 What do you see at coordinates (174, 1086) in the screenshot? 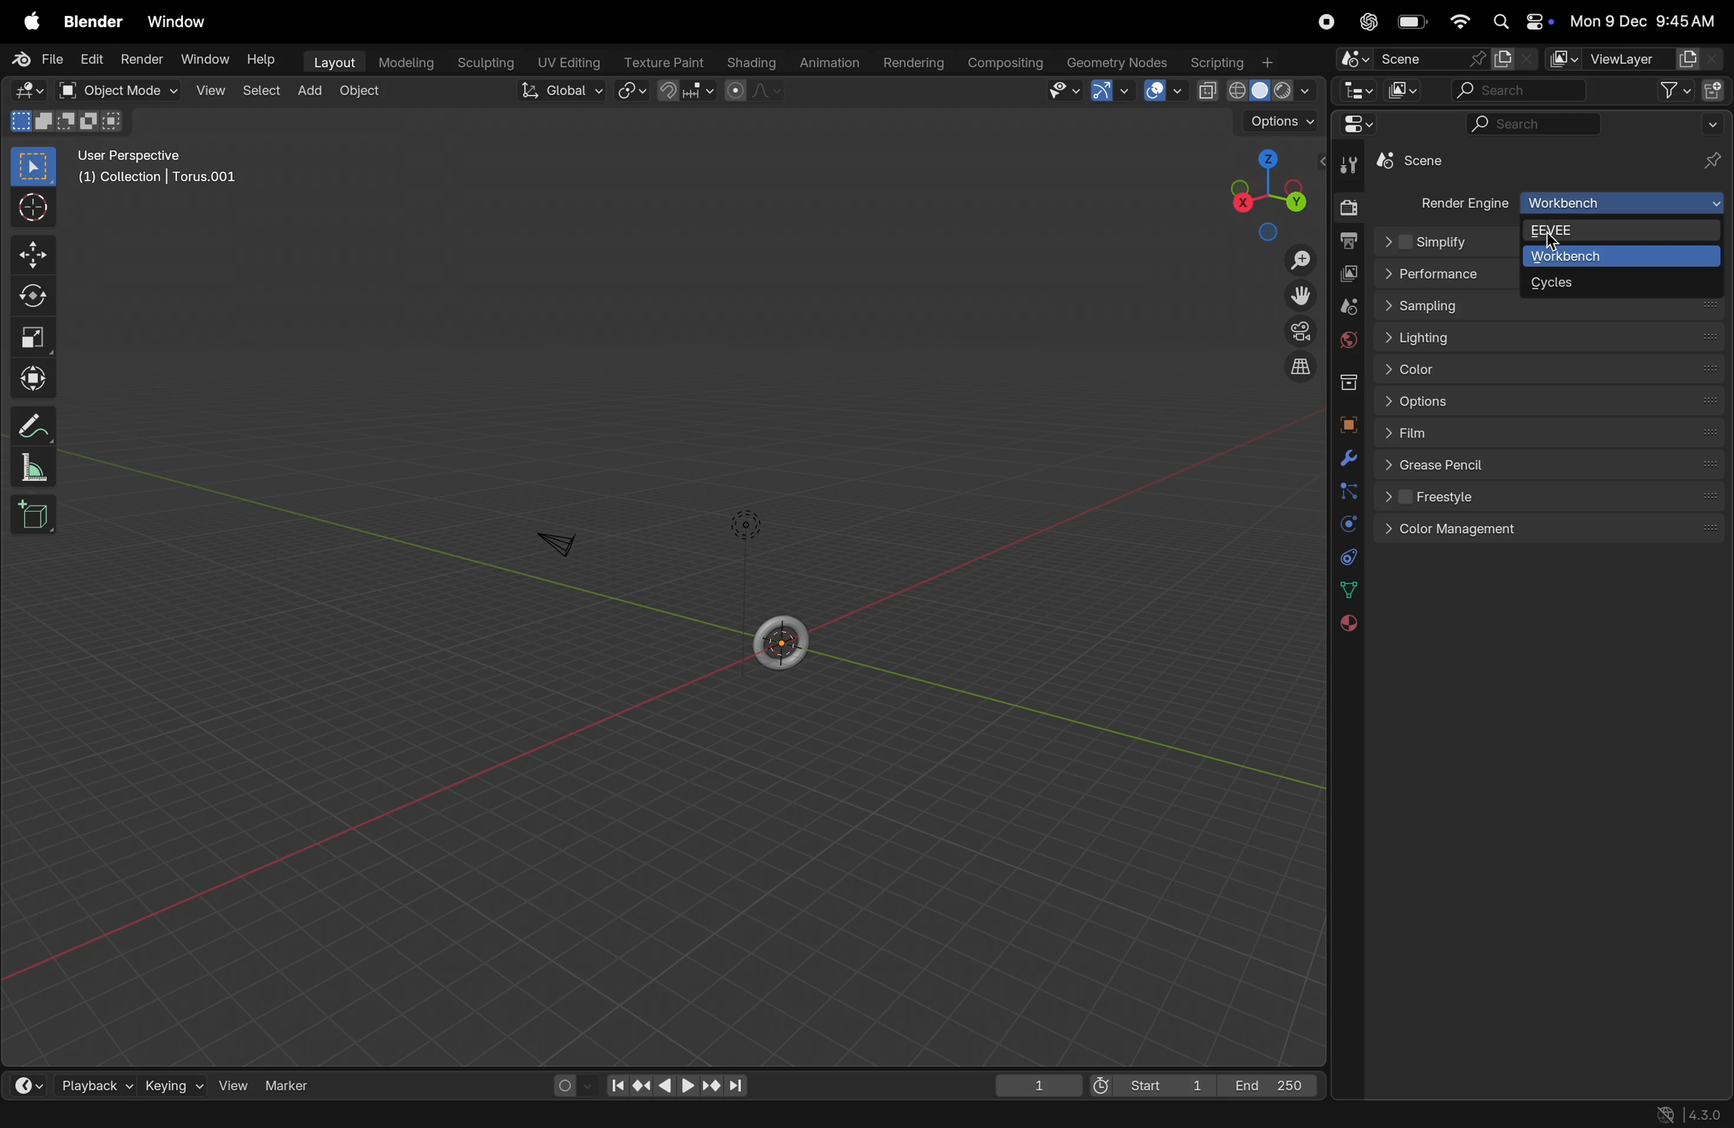
I see `keying` at bounding box center [174, 1086].